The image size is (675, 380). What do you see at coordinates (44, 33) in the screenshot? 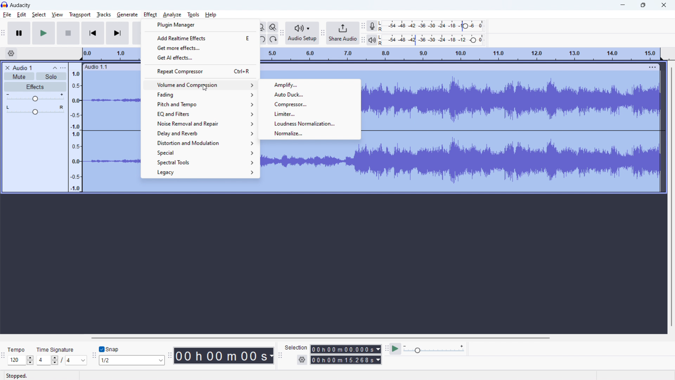
I see `play` at bounding box center [44, 33].